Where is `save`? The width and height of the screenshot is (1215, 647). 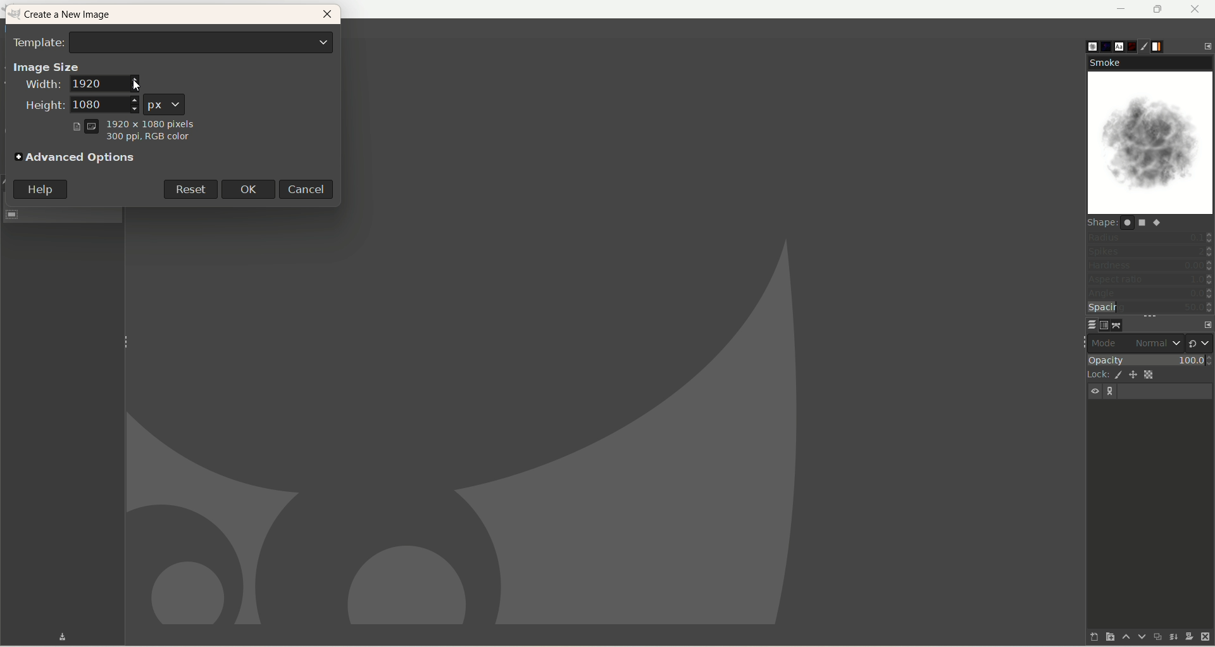 save is located at coordinates (53, 636).